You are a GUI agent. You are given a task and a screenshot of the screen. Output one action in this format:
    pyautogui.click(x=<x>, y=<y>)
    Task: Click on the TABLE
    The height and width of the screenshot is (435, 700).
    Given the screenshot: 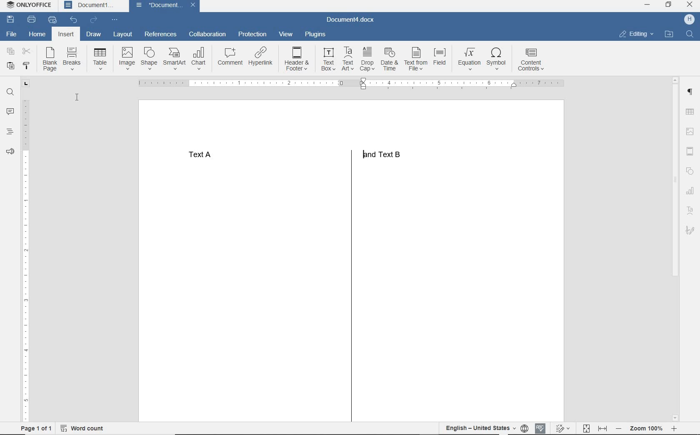 What is the action you would take?
    pyautogui.click(x=100, y=61)
    